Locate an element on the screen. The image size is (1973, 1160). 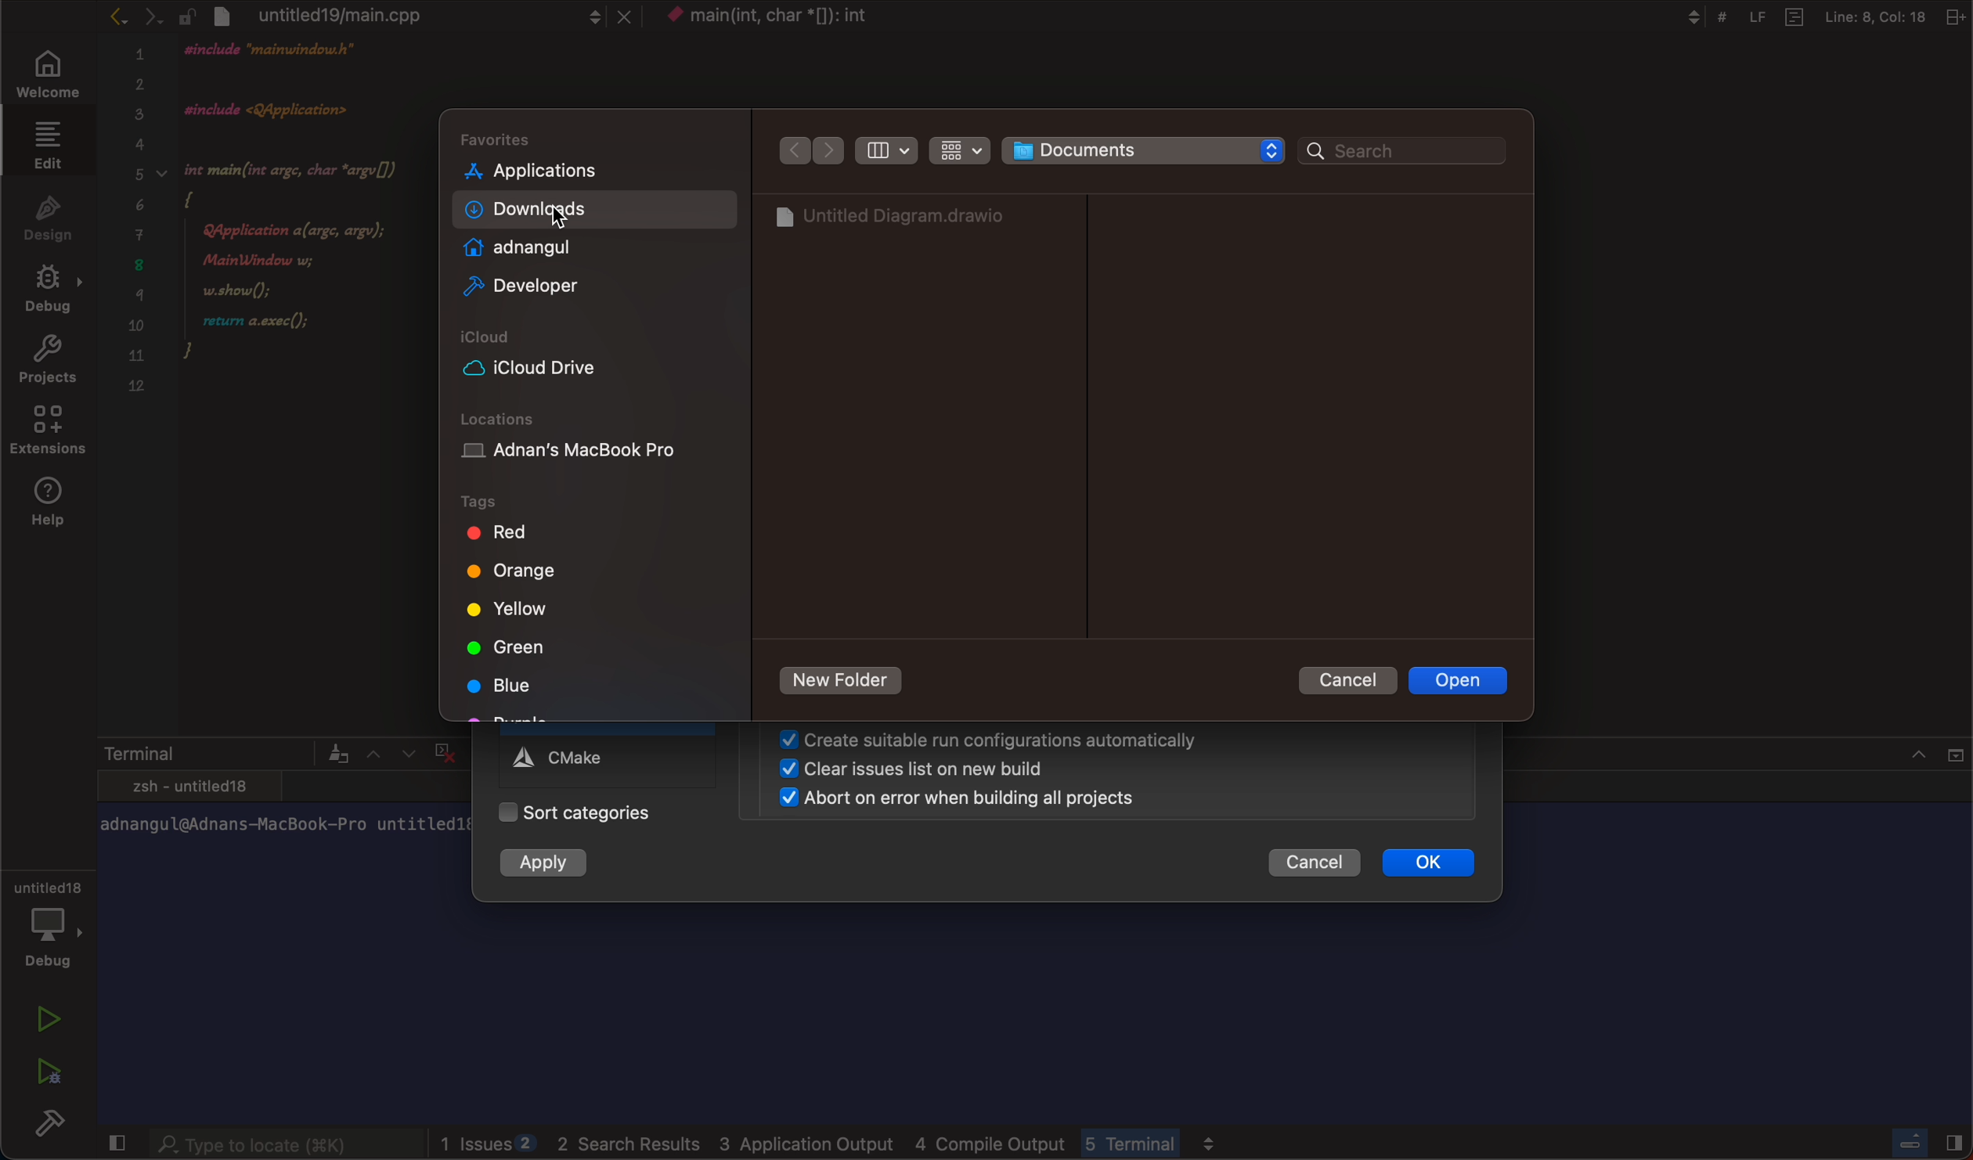
file tab is located at coordinates (422, 15).